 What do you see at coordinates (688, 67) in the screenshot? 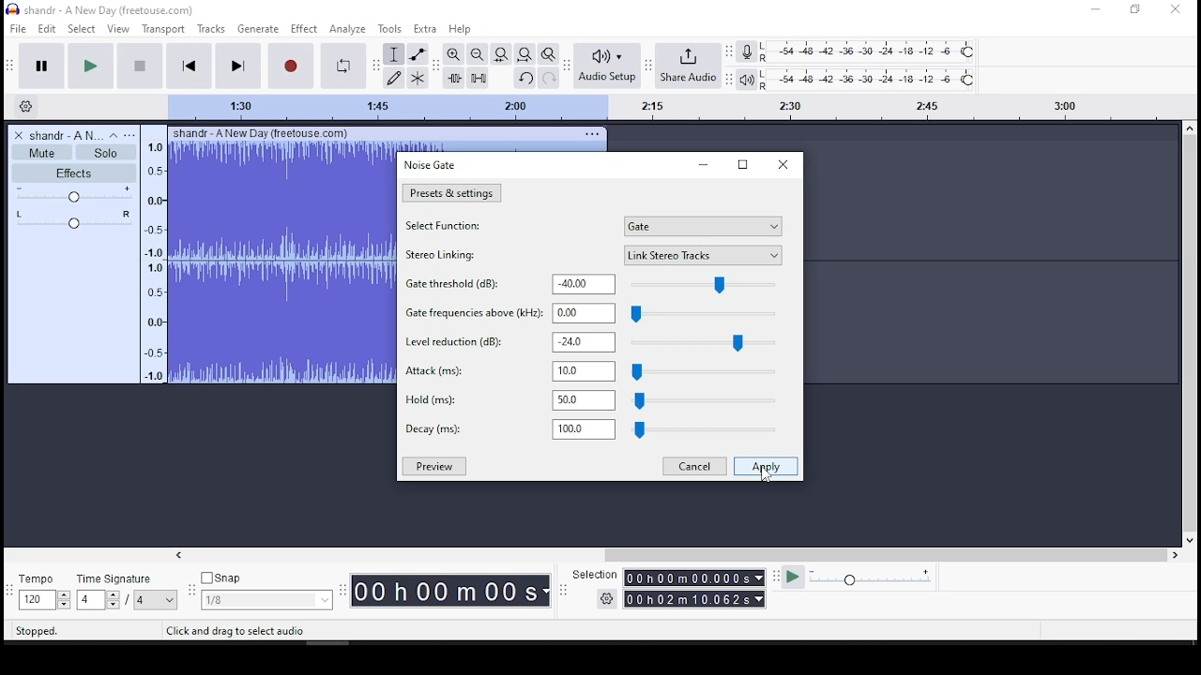
I see `share audio` at bounding box center [688, 67].